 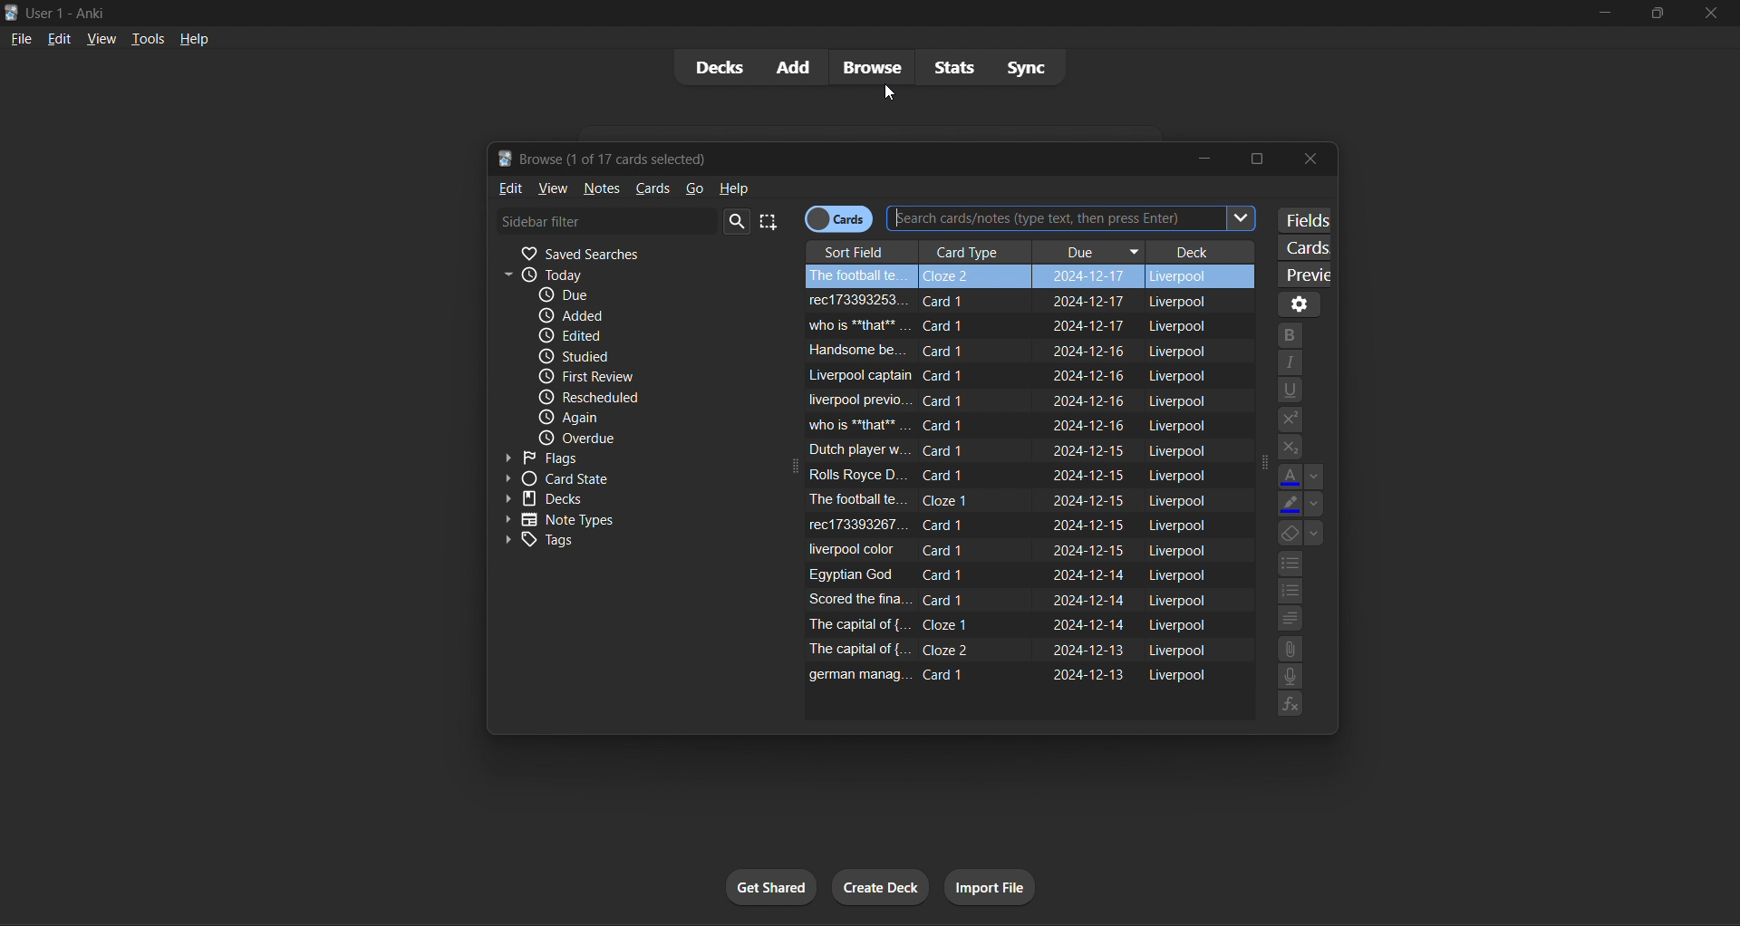 I want to click on card 2, so click(x=956, y=650).